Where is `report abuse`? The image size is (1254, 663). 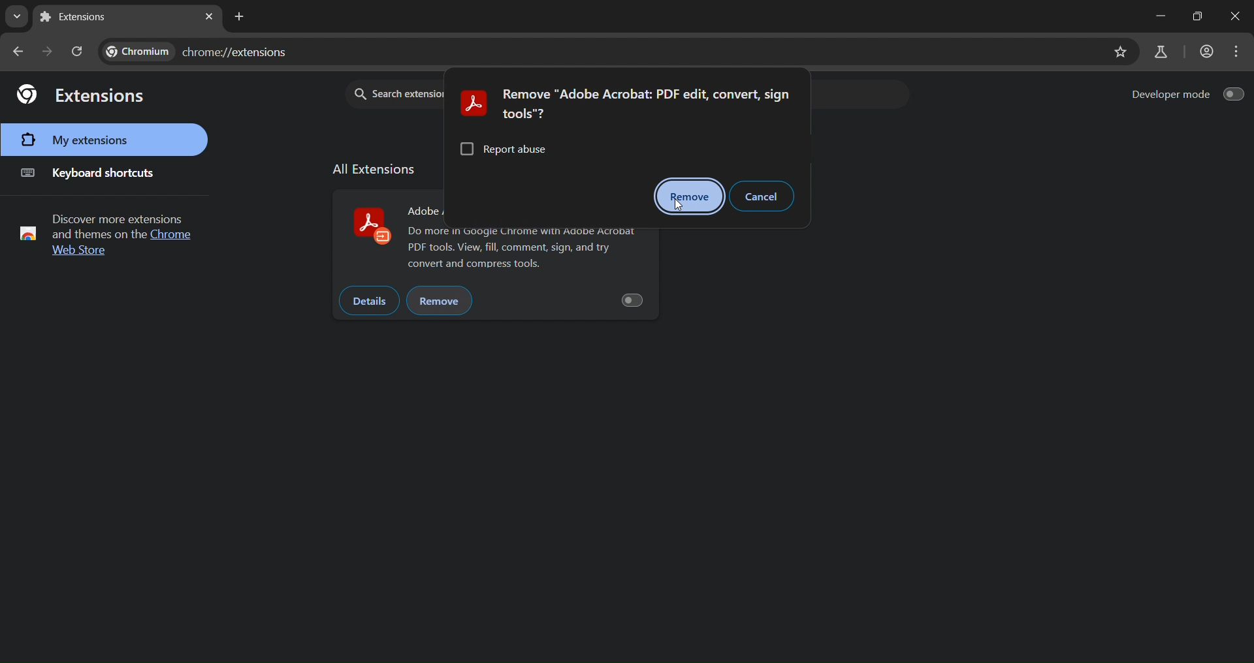
report abuse is located at coordinates (521, 150).